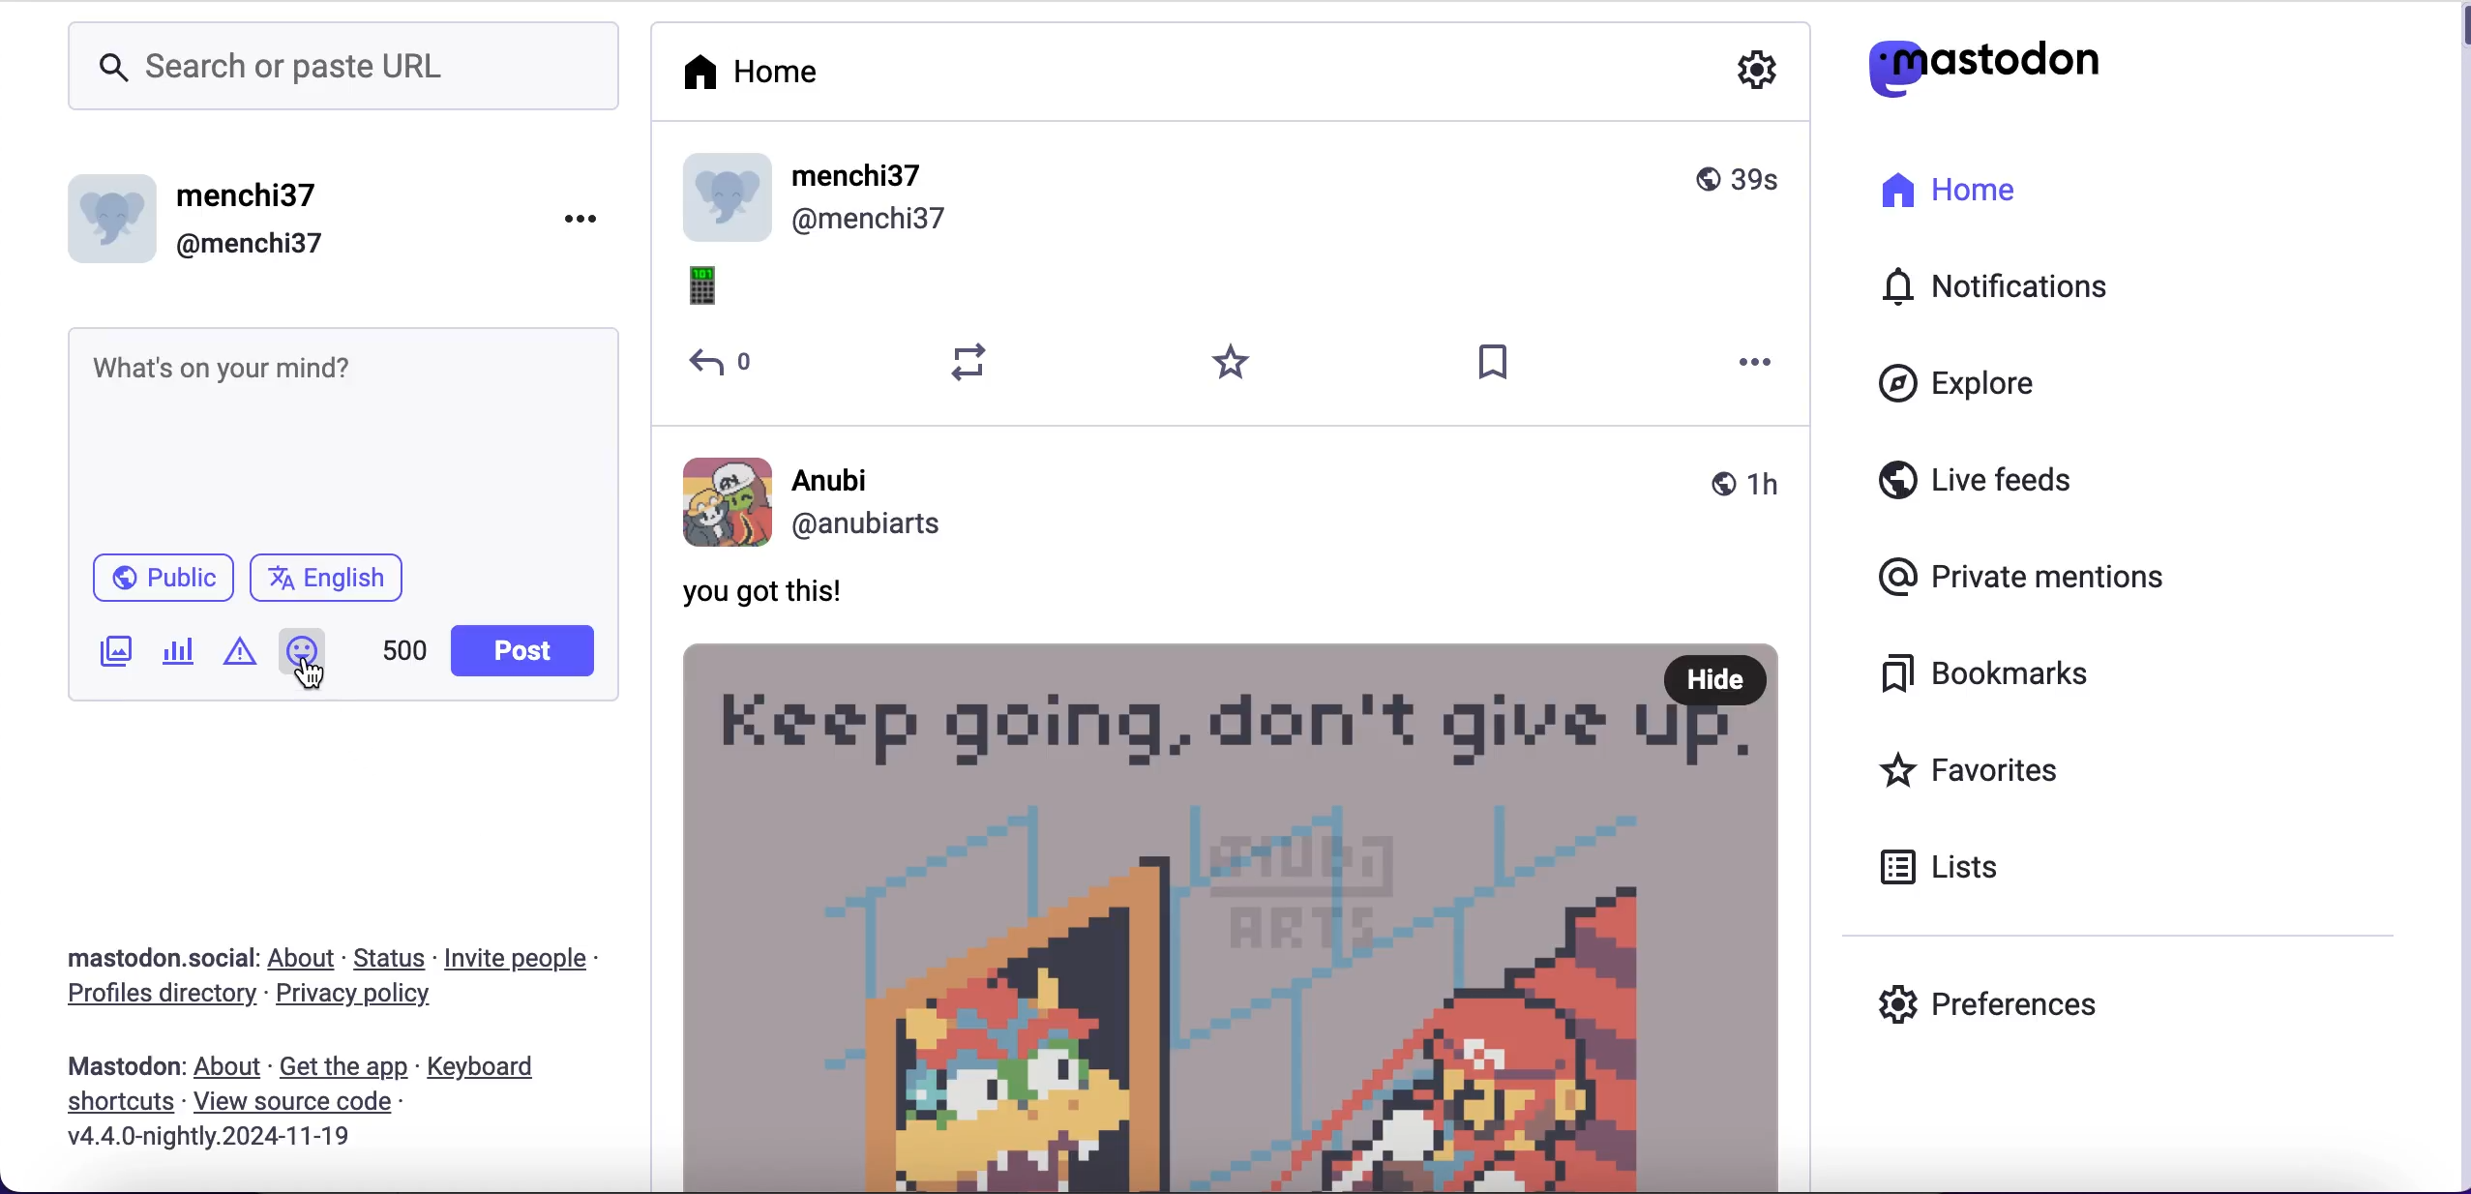  Describe the element at coordinates (1237, 915) in the screenshot. I see `post` at that location.